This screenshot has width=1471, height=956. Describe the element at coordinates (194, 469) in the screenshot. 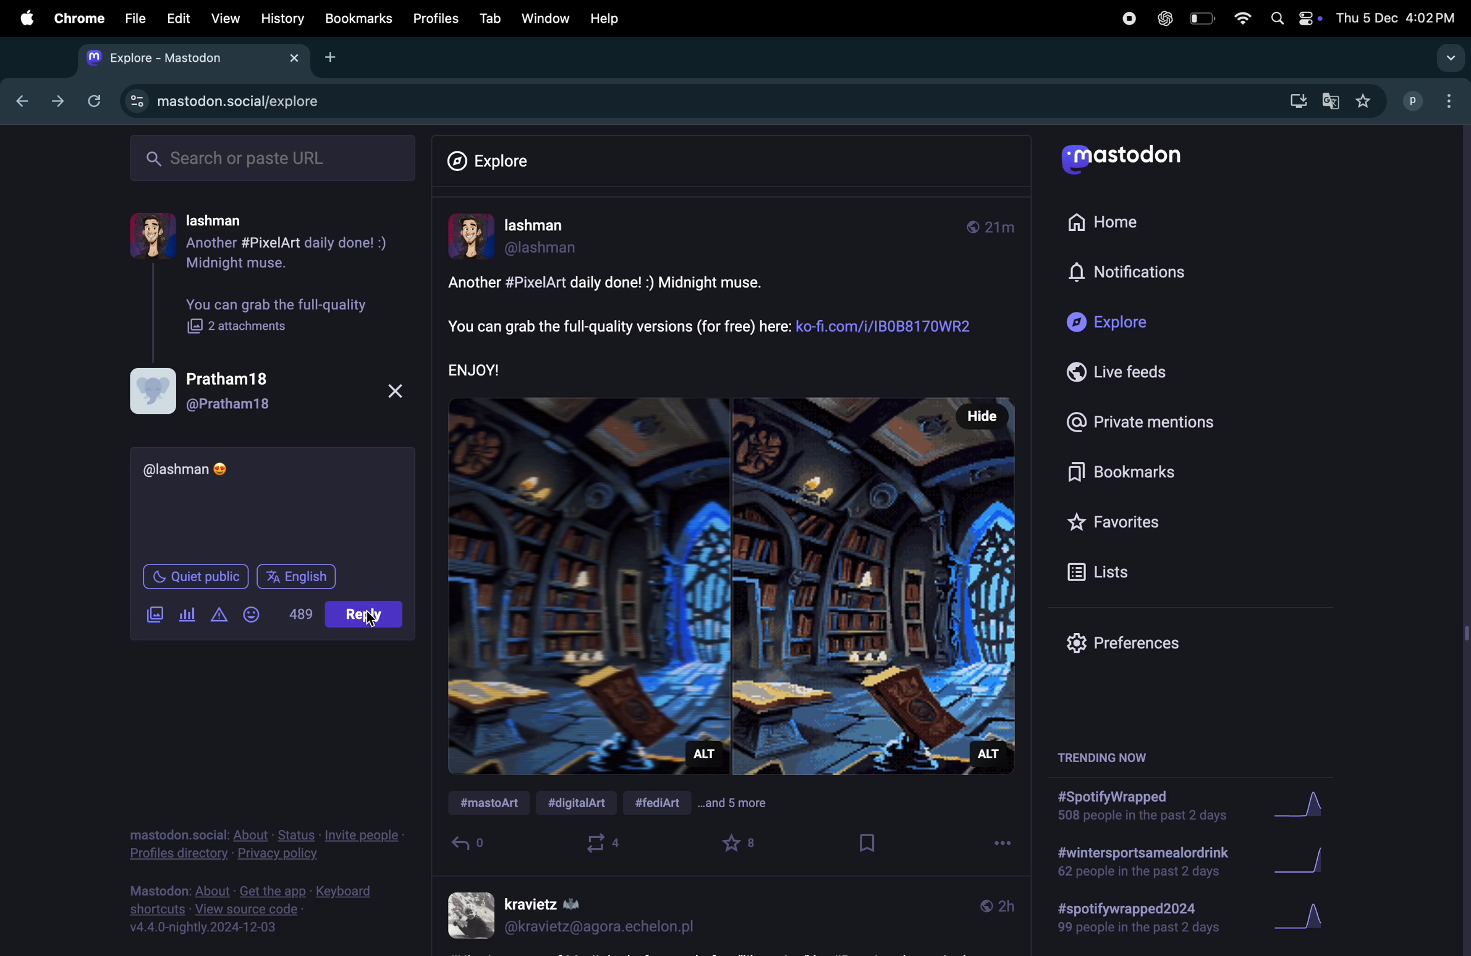

I see `username` at that location.